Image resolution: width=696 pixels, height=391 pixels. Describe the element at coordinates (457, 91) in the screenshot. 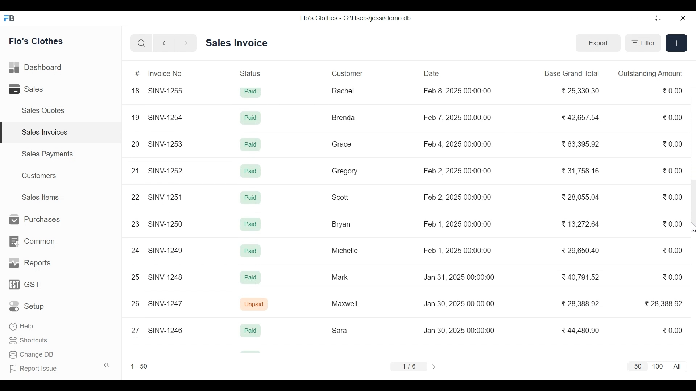

I see `Feb 8, 2025 00:00:00` at that location.